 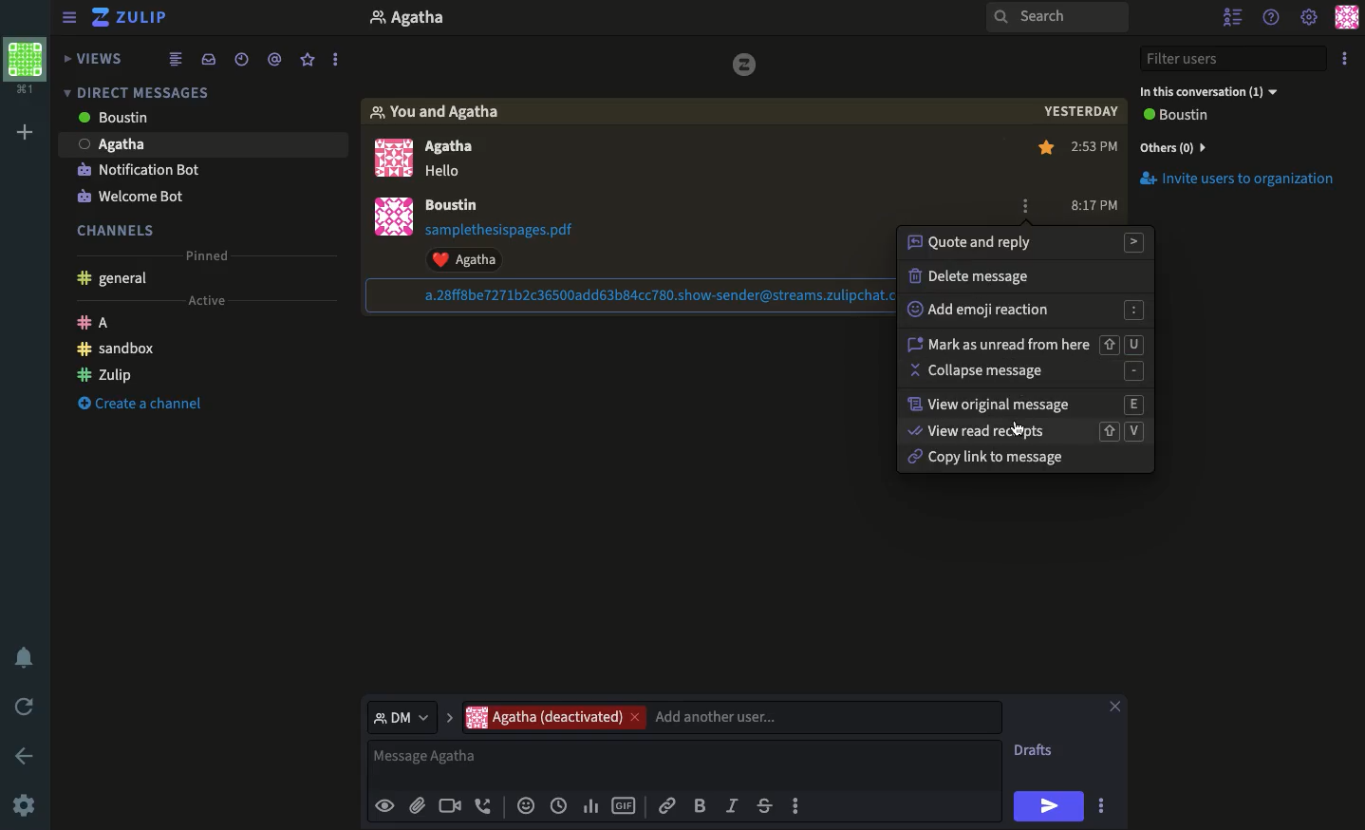 What do you see at coordinates (204, 301) in the screenshot?
I see `Active` at bounding box center [204, 301].